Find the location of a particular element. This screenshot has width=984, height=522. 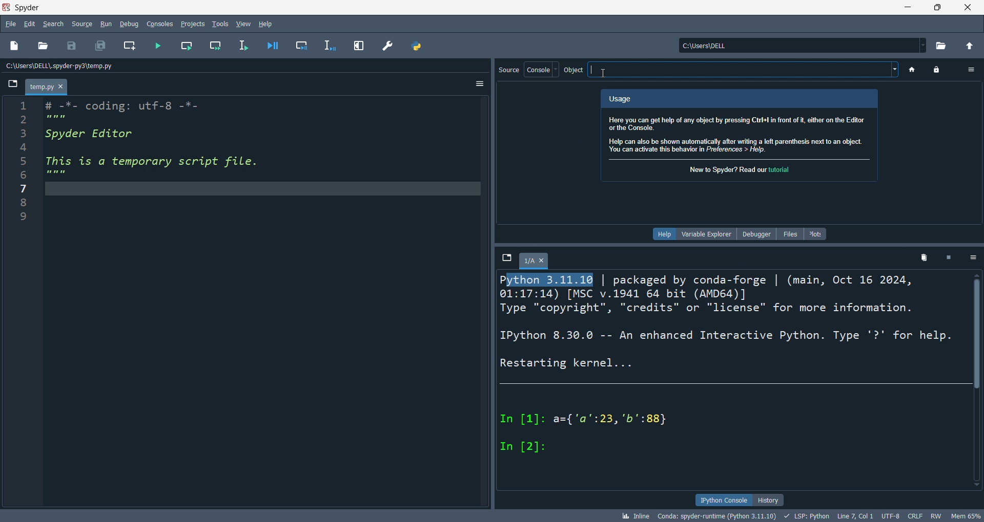

inline is located at coordinates (639, 516).